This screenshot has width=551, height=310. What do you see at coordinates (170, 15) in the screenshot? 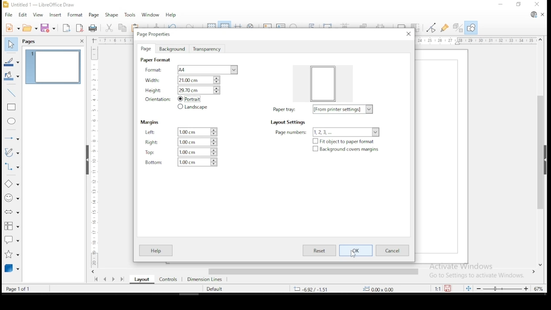
I see `help` at bounding box center [170, 15].